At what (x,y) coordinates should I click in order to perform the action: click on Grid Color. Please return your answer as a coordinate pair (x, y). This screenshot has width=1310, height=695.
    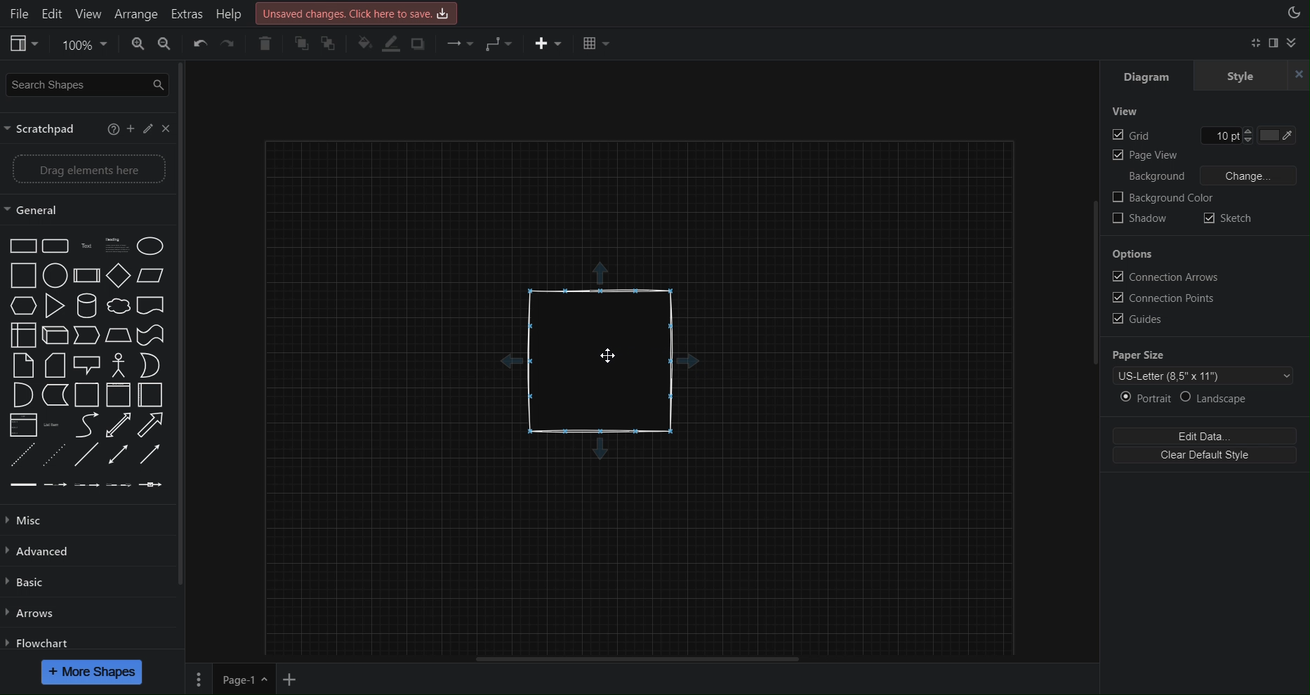
    Looking at the image, I should click on (1285, 135).